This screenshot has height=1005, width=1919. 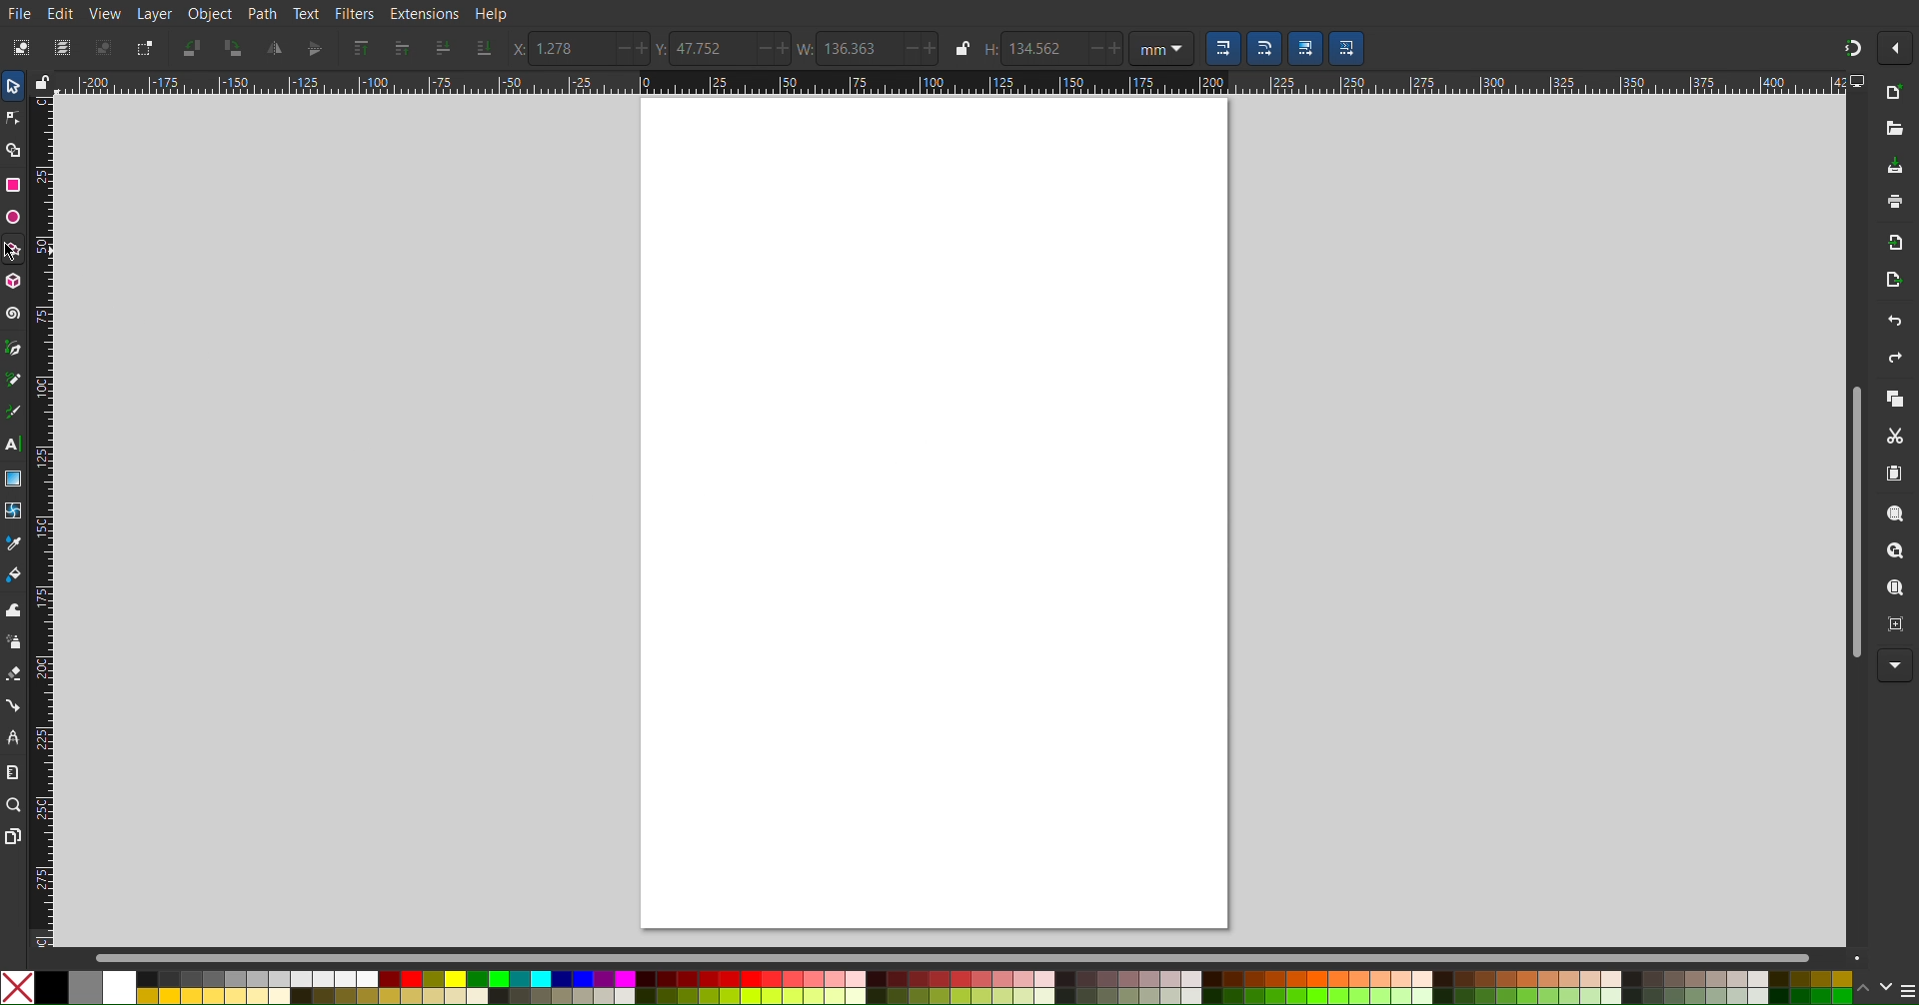 What do you see at coordinates (14, 150) in the screenshot?
I see `Shape Builder Tool` at bounding box center [14, 150].